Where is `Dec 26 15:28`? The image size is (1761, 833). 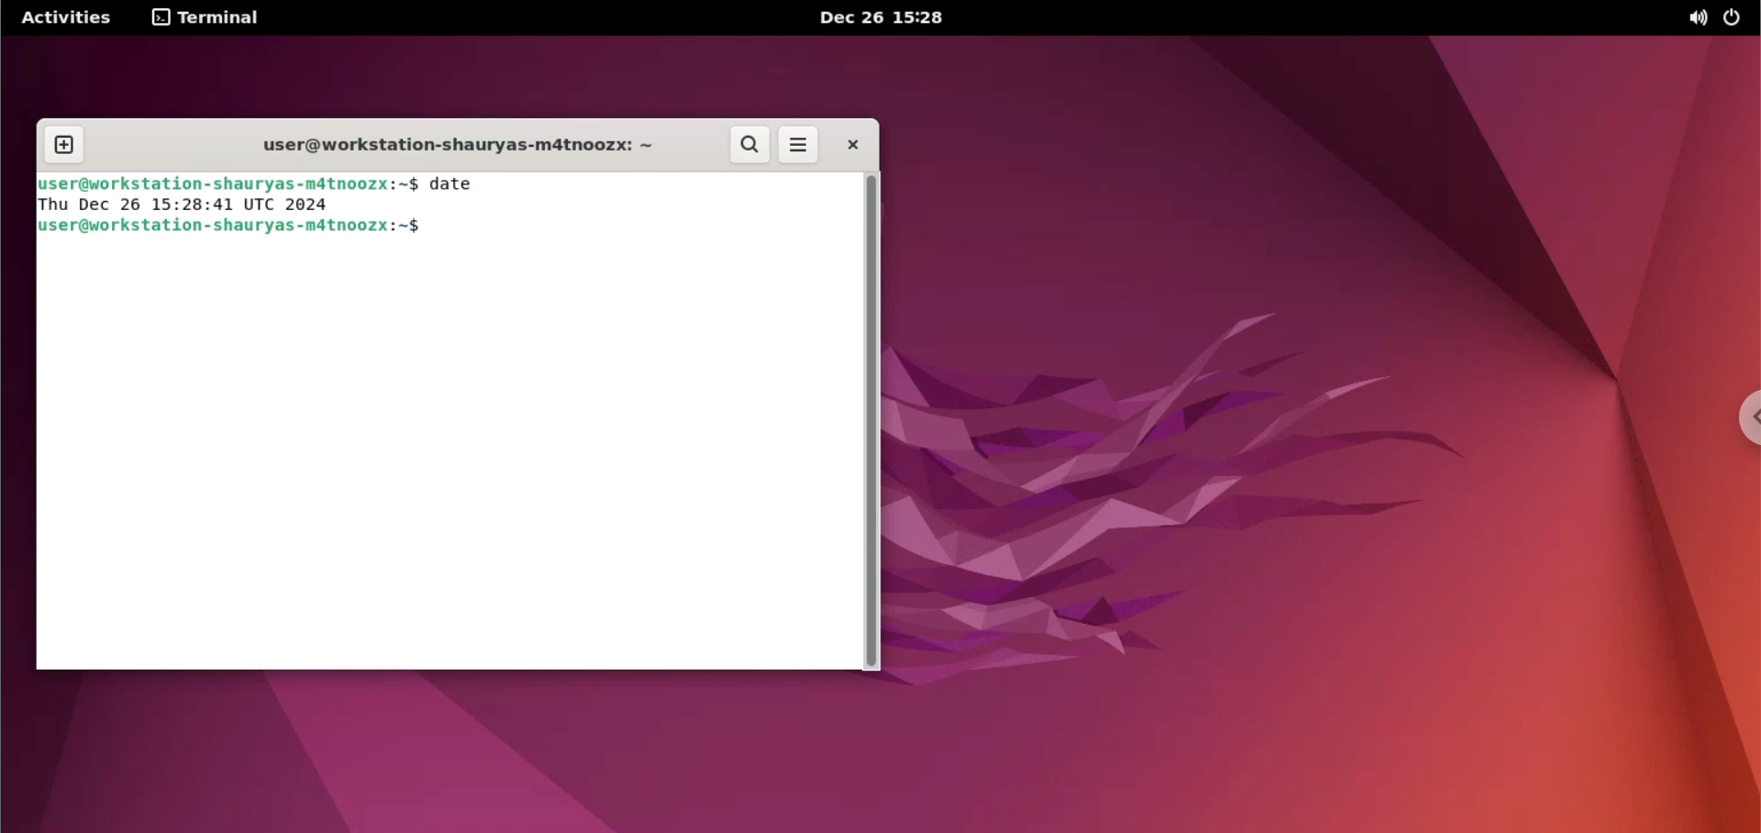
Dec 26 15:28 is located at coordinates (879, 17).